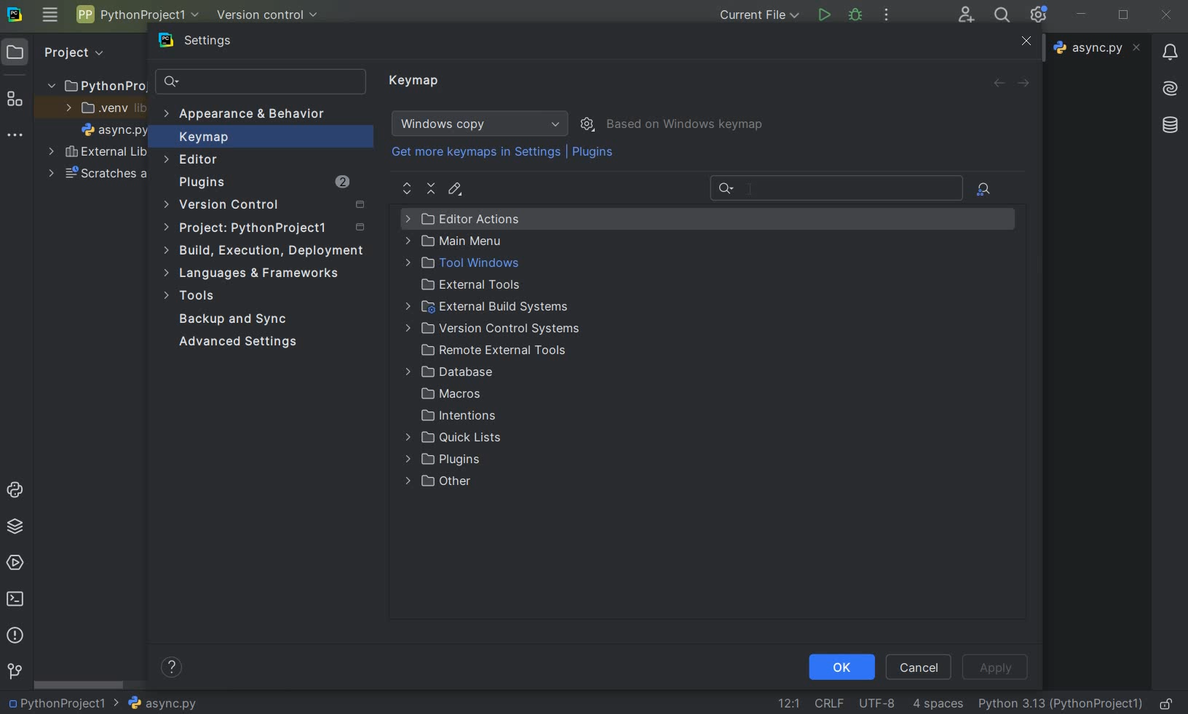 Image resolution: width=1188 pixels, height=714 pixels. What do you see at coordinates (1024, 42) in the screenshot?
I see `close` at bounding box center [1024, 42].